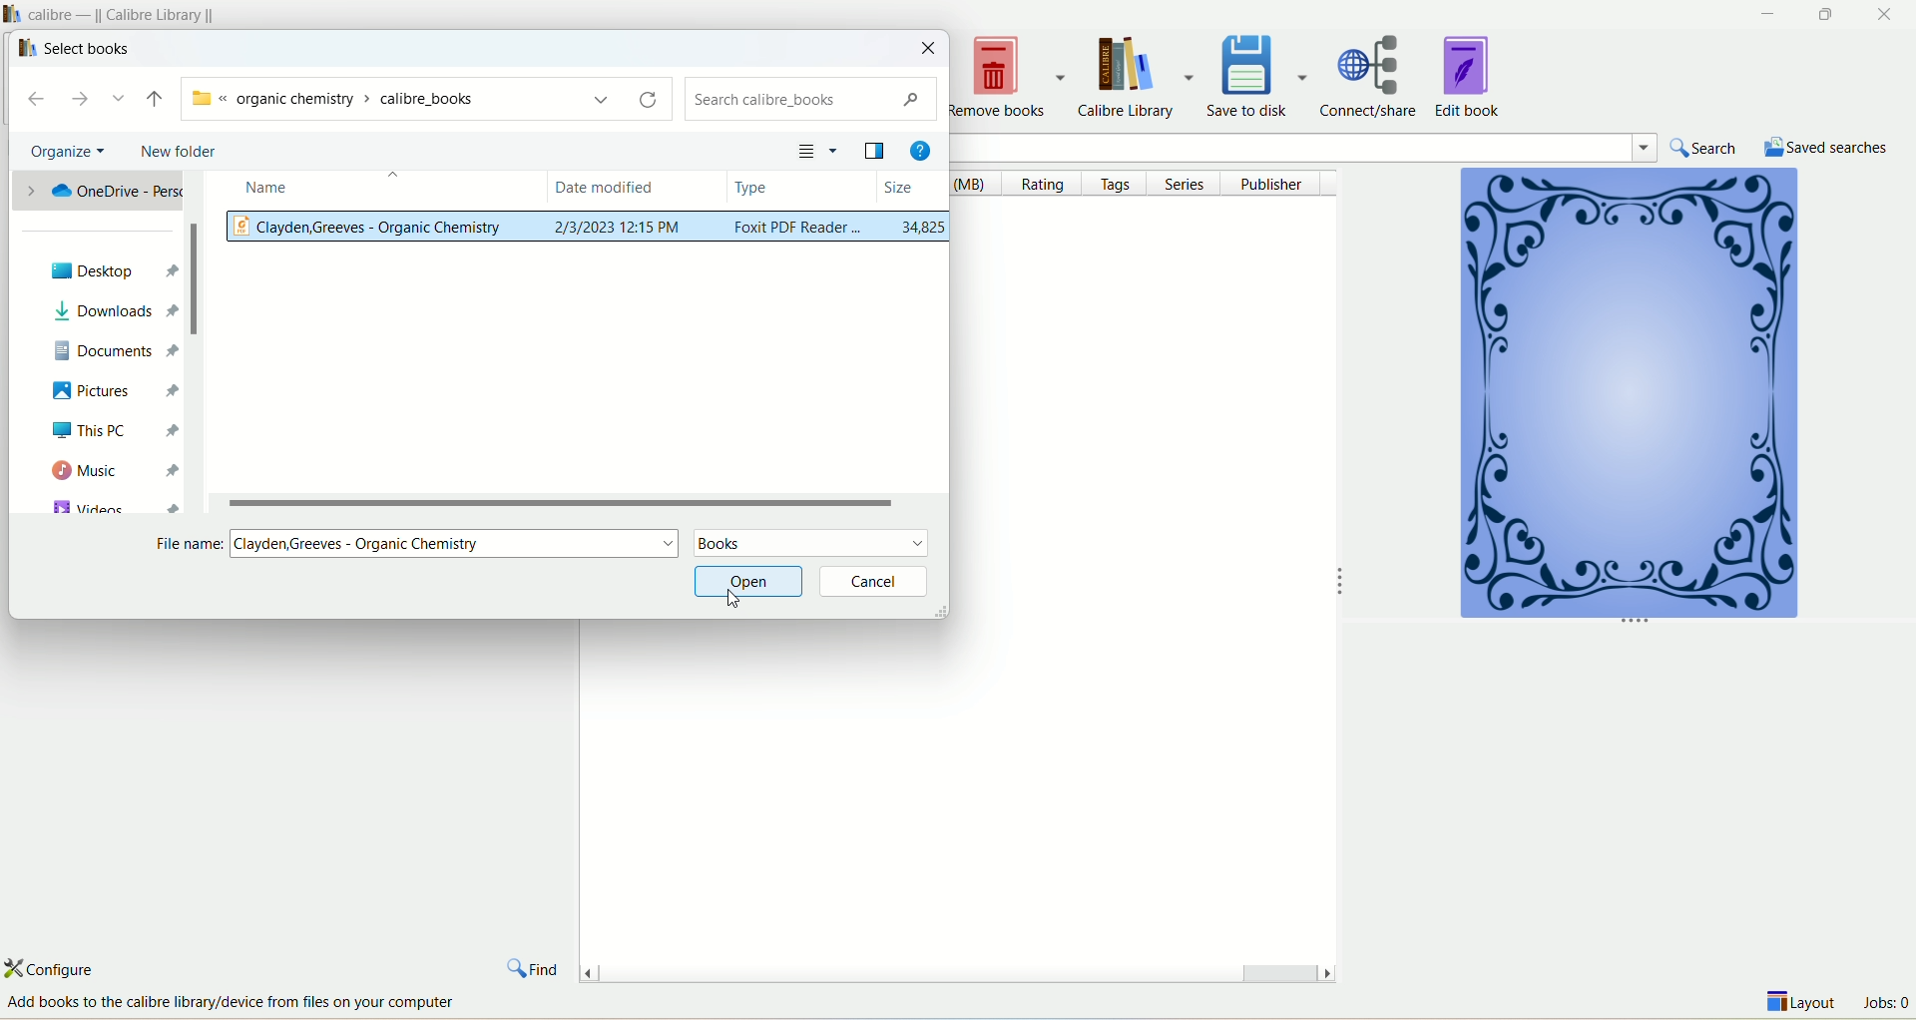 The width and height of the screenshot is (1916, 1020). What do you see at coordinates (249, 1003) in the screenshot?
I see `` at bounding box center [249, 1003].